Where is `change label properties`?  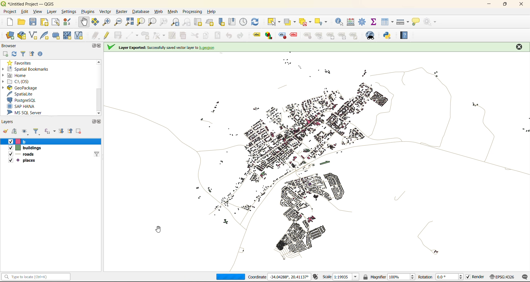
change label properties is located at coordinates (353, 36).